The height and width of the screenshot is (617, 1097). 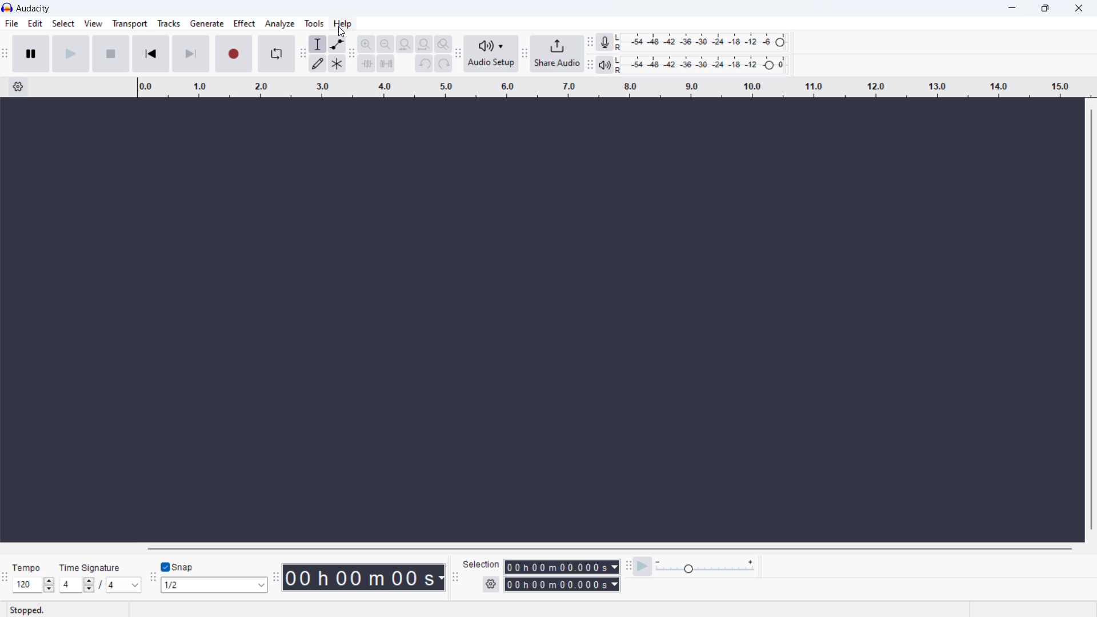 What do you see at coordinates (34, 586) in the screenshot?
I see `set tempo` at bounding box center [34, 586].